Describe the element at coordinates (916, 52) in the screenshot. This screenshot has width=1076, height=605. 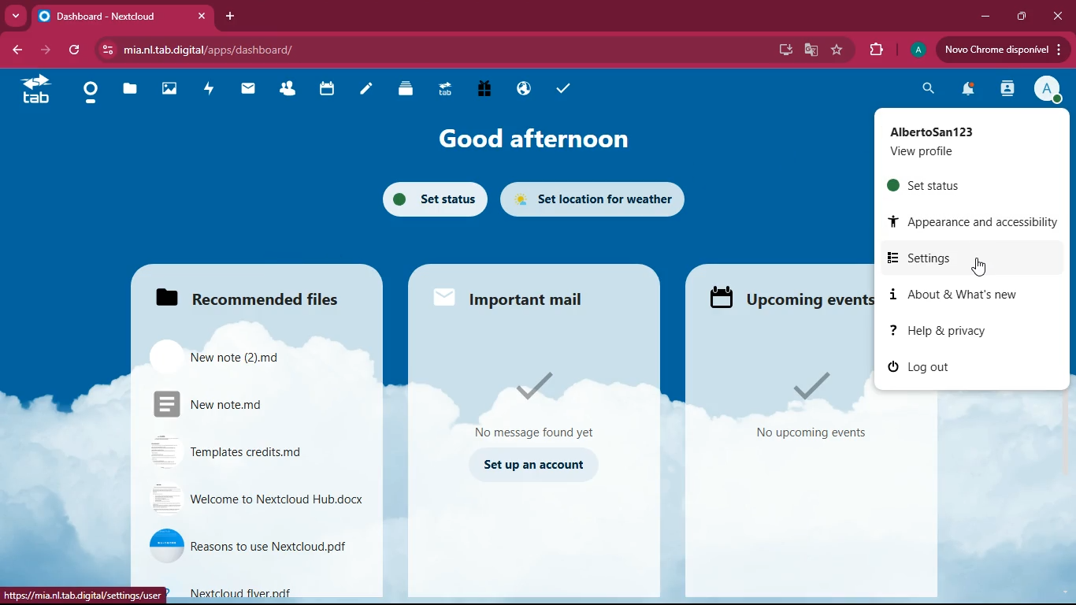
I see `profile` at that location.